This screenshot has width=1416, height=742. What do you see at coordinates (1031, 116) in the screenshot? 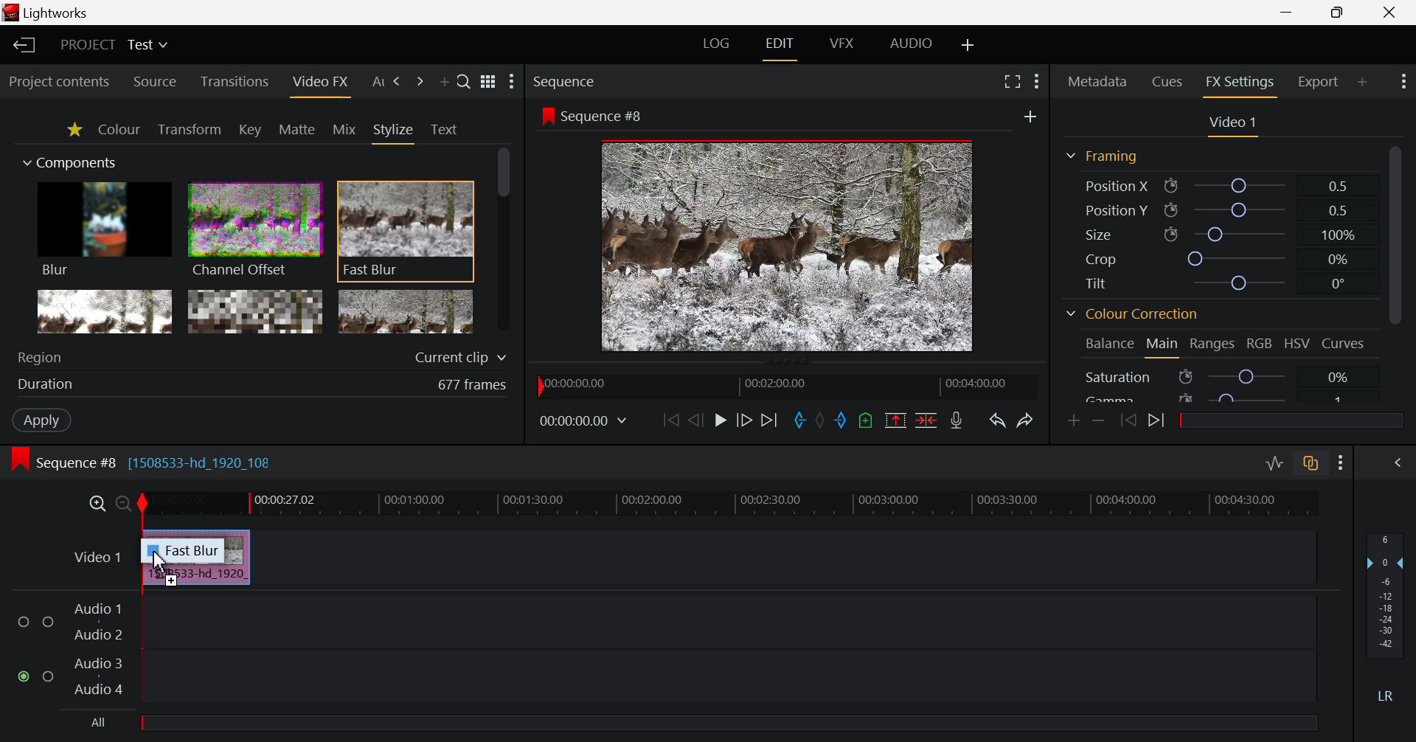
I see `Add` at bounding box center [1031, 116].